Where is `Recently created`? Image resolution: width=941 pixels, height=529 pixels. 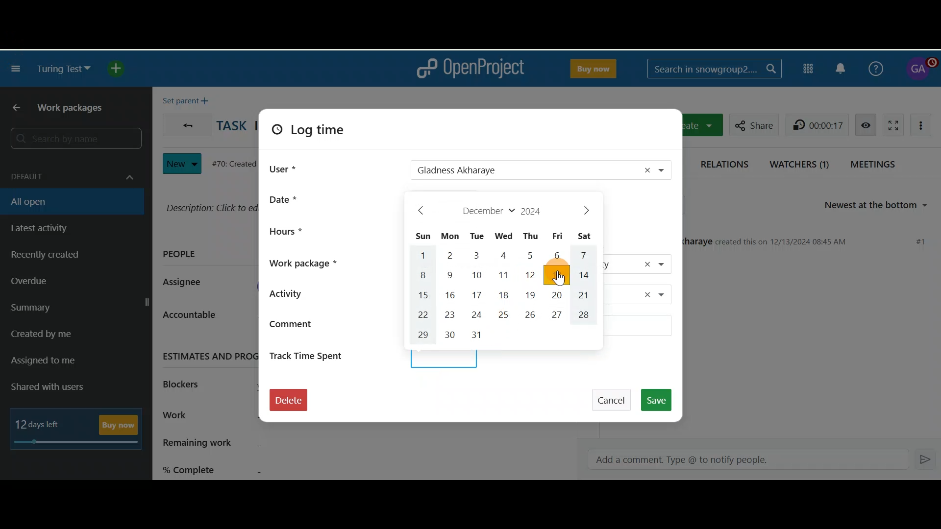
Recently created is located at coordinates (65, 257).